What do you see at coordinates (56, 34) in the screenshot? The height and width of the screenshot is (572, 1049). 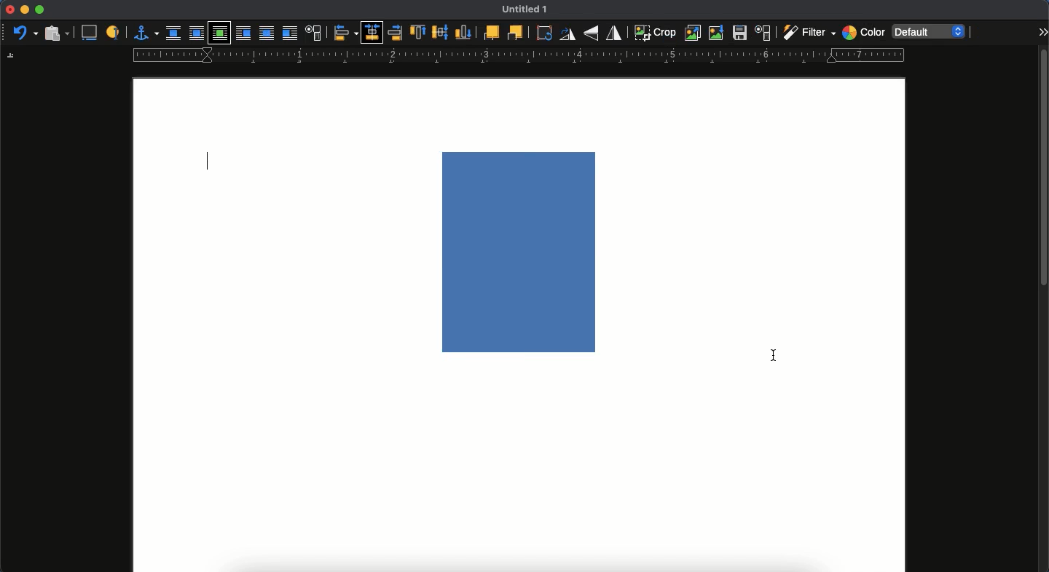 I see `paste` at bounding box center [56, 34].